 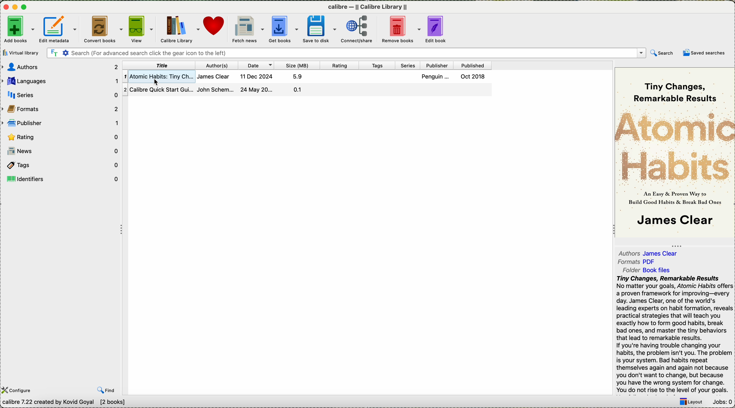 I want to click on rating, so click(x=62, y=137).